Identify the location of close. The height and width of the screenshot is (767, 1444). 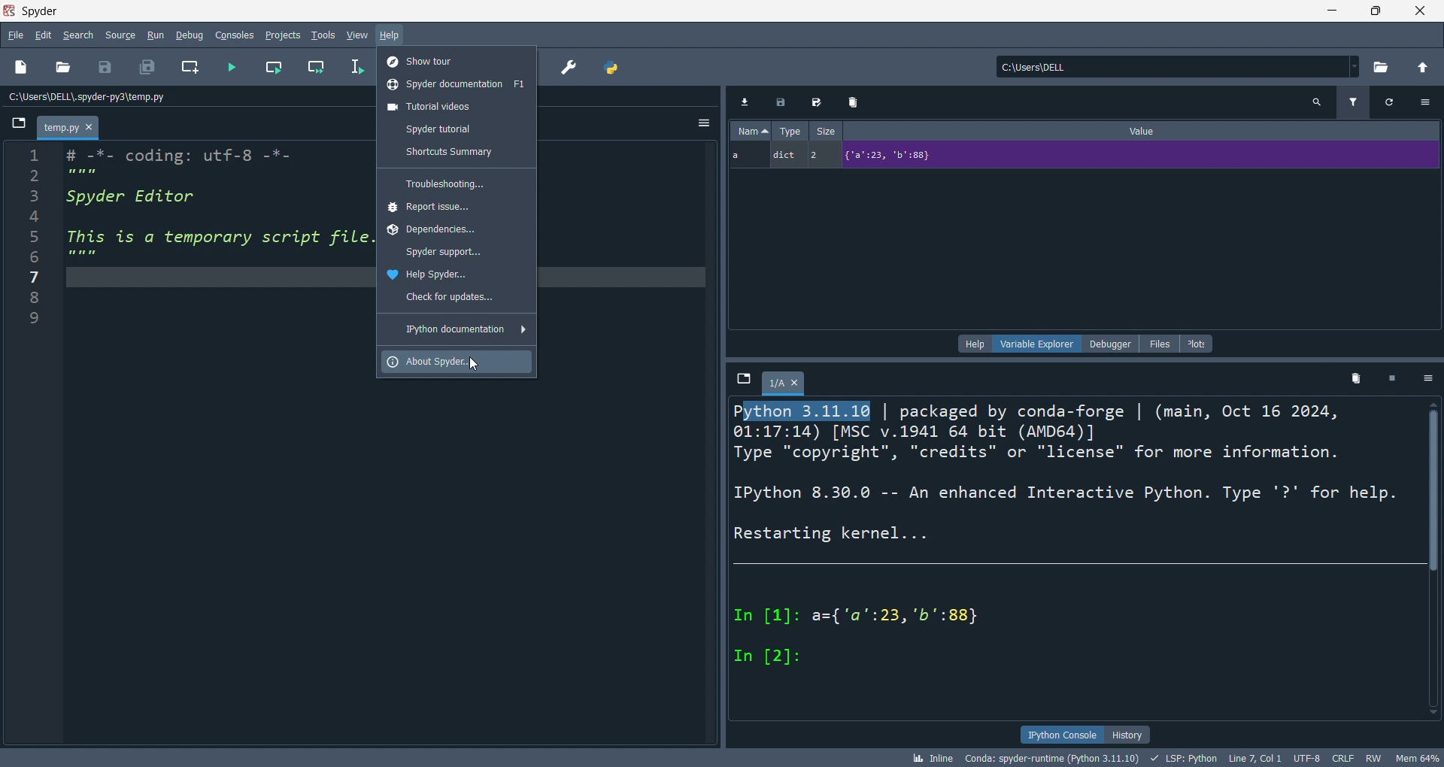
(1421, 11).